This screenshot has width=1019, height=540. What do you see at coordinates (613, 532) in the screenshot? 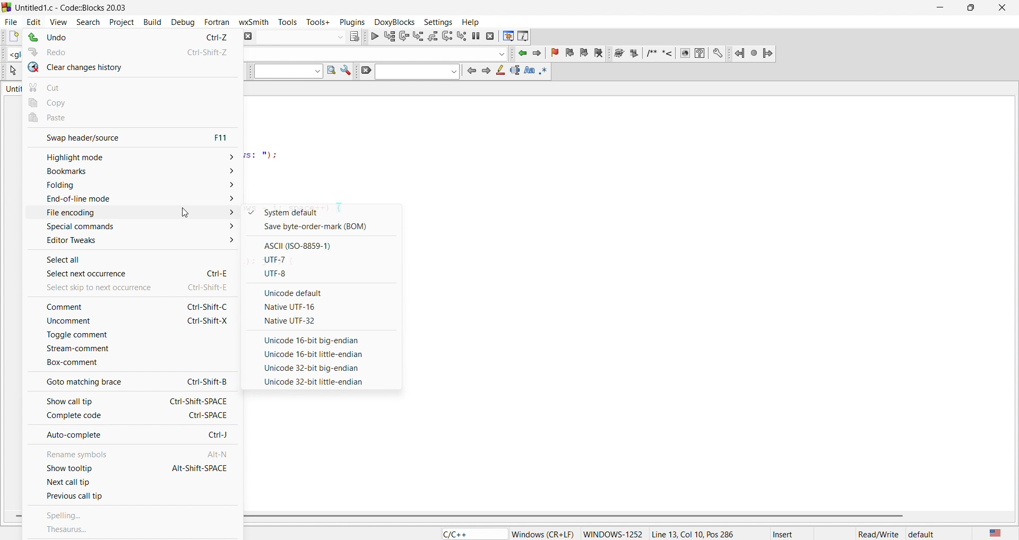
I see `WINDOWS-1252` at bounding box center [613, 532].